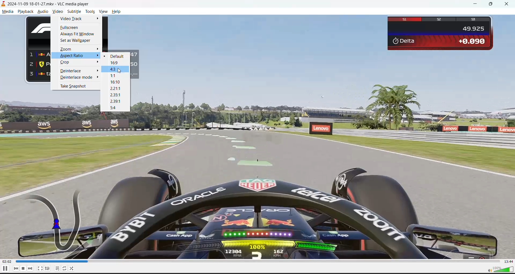 Image resolution: width=515 pixels, height=274 pixels. I want to click on fullscreen, so click(70, 28).